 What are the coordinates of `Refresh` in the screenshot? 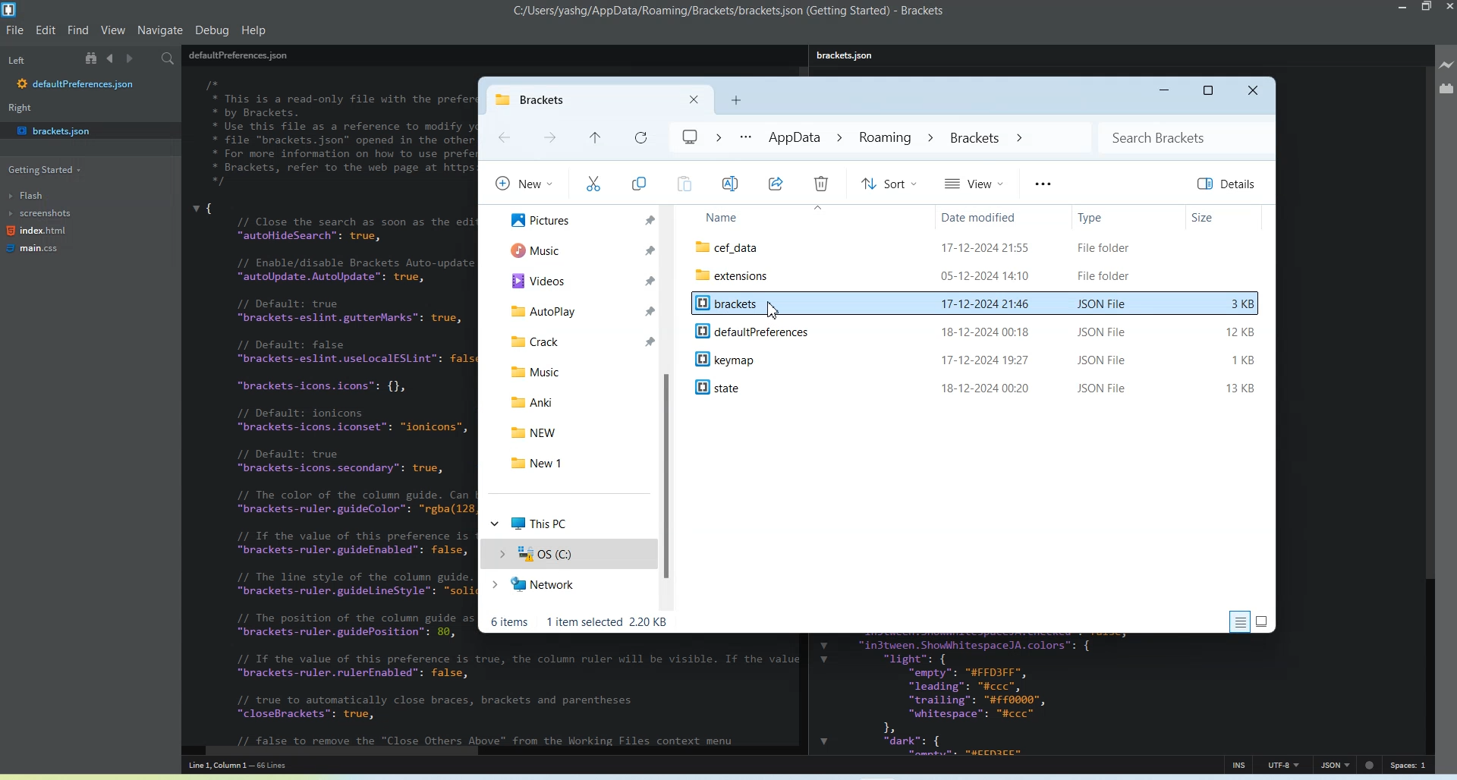 It's located at (638, 138).